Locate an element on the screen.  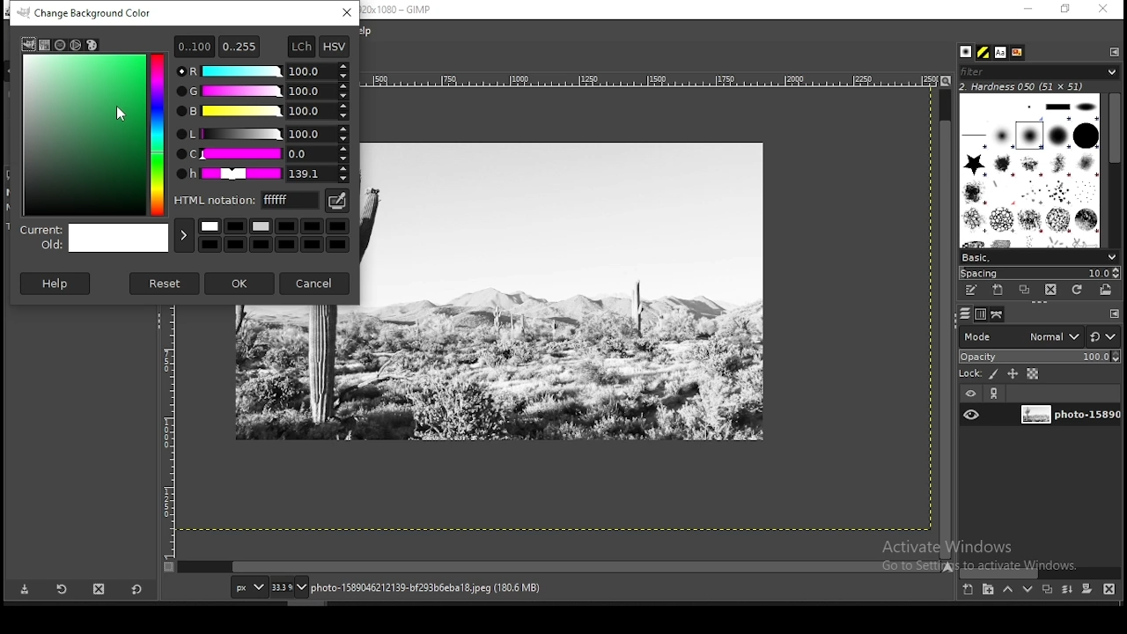
ok is located at coordinates (240, 284).